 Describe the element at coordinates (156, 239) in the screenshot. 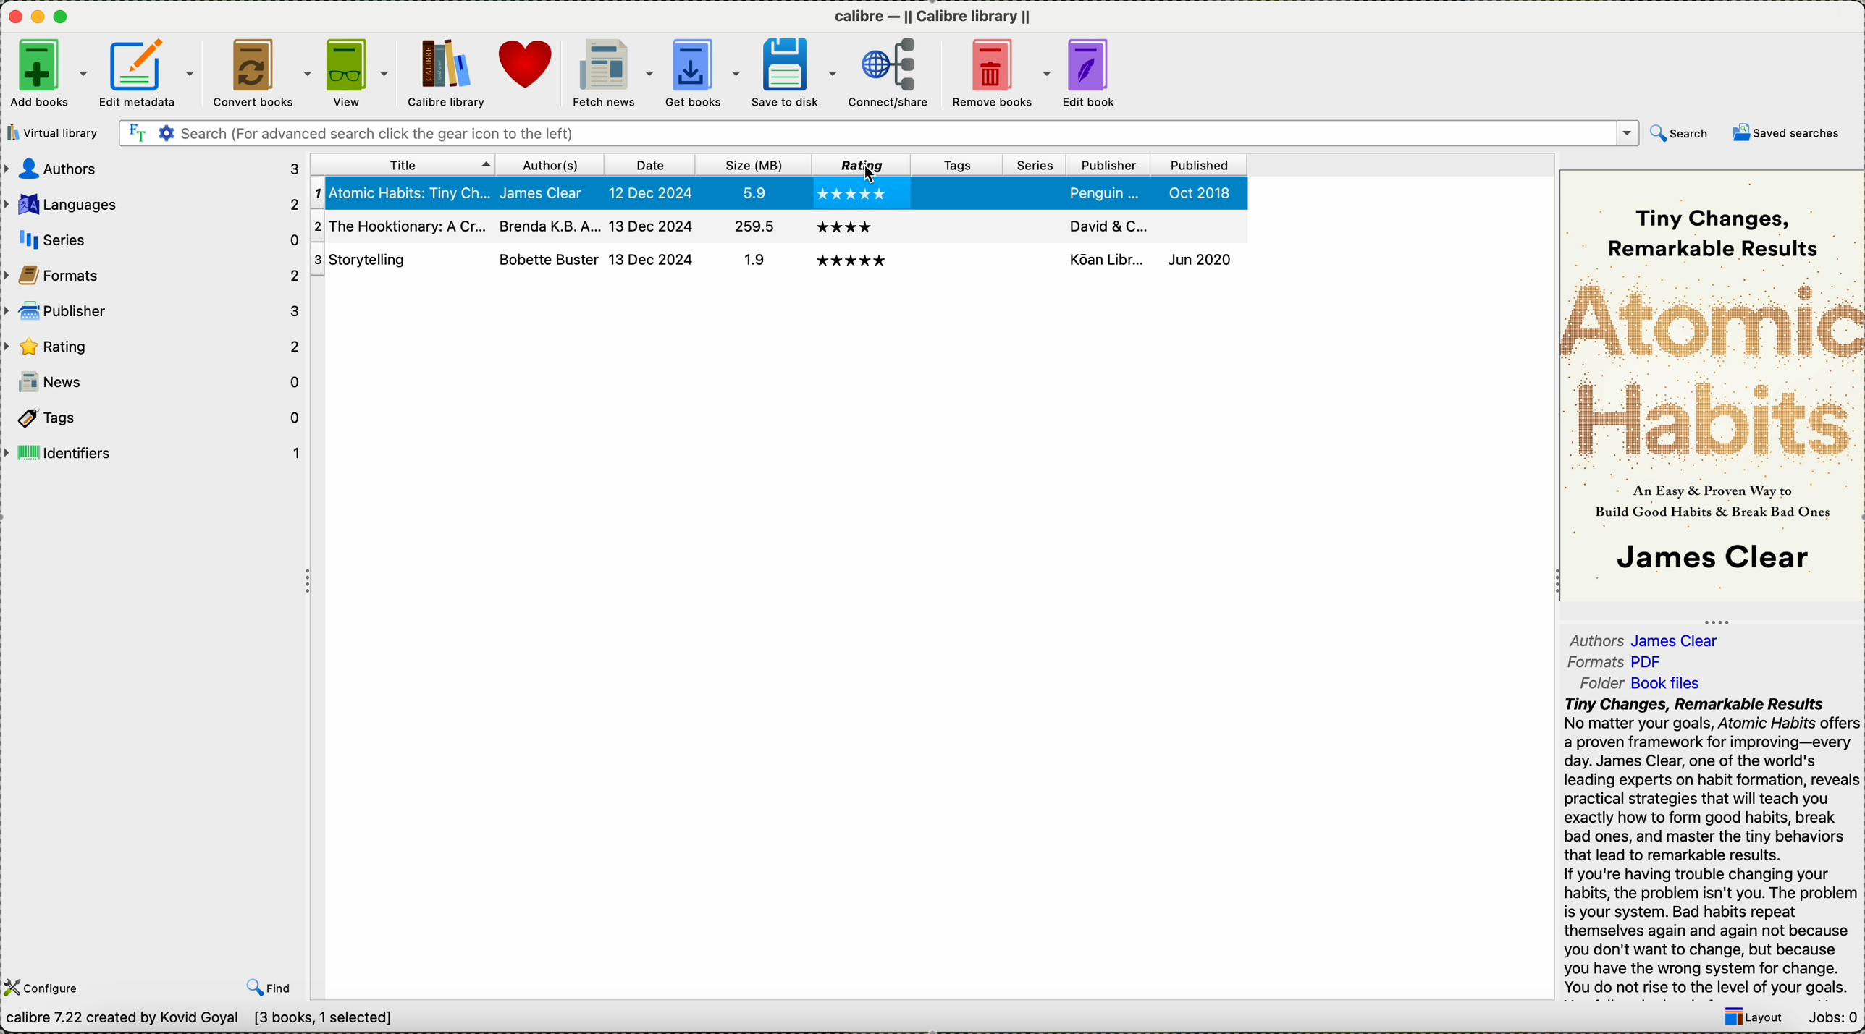

I see `series` at that location.